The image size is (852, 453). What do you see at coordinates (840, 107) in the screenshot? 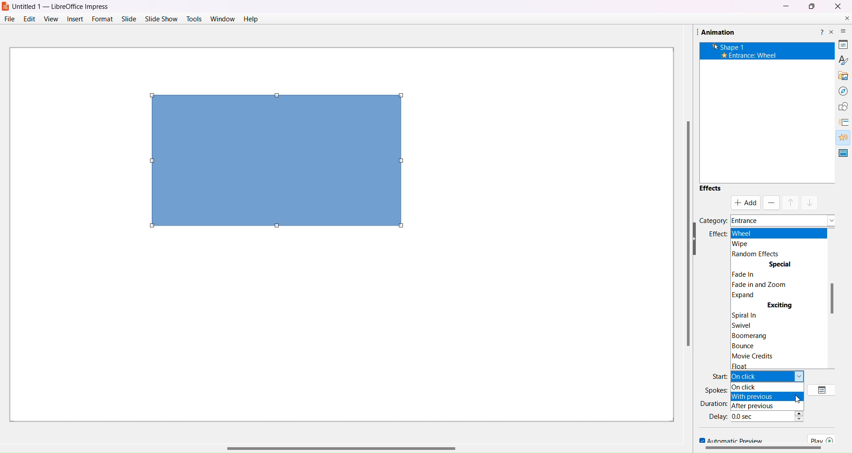
I see `Shapes` at bounding box center [840, 107].